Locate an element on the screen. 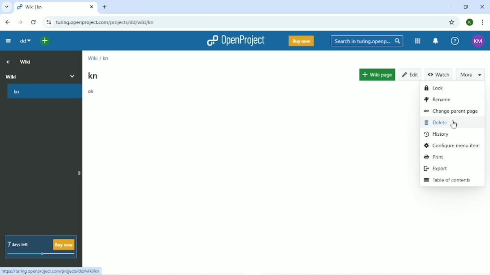 The height and width of the screenshot is (275, 490). Rename is located at coordinates (441, 99).